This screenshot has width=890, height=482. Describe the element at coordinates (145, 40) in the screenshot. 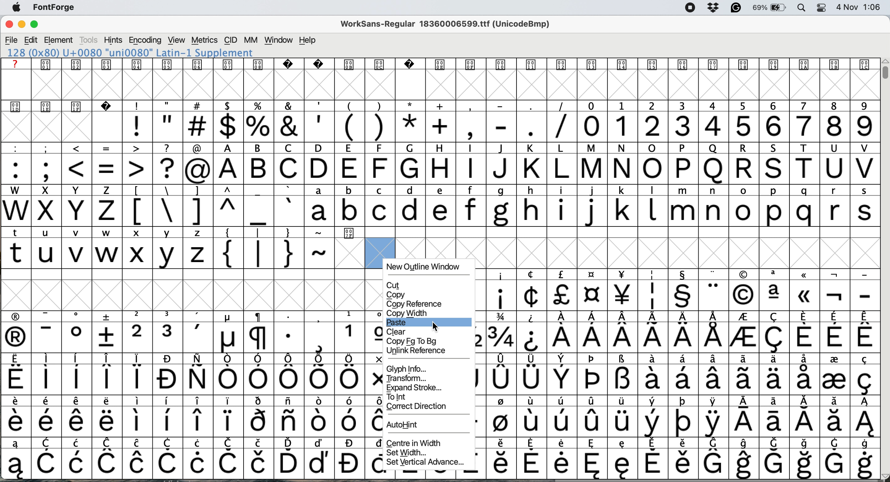

I see `encoding` at that location.